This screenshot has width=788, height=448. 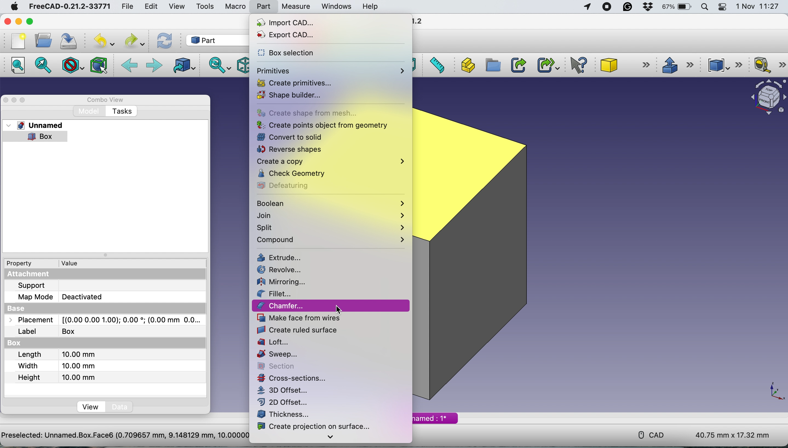 I want to click on object interface, so click(x=767, y=98).